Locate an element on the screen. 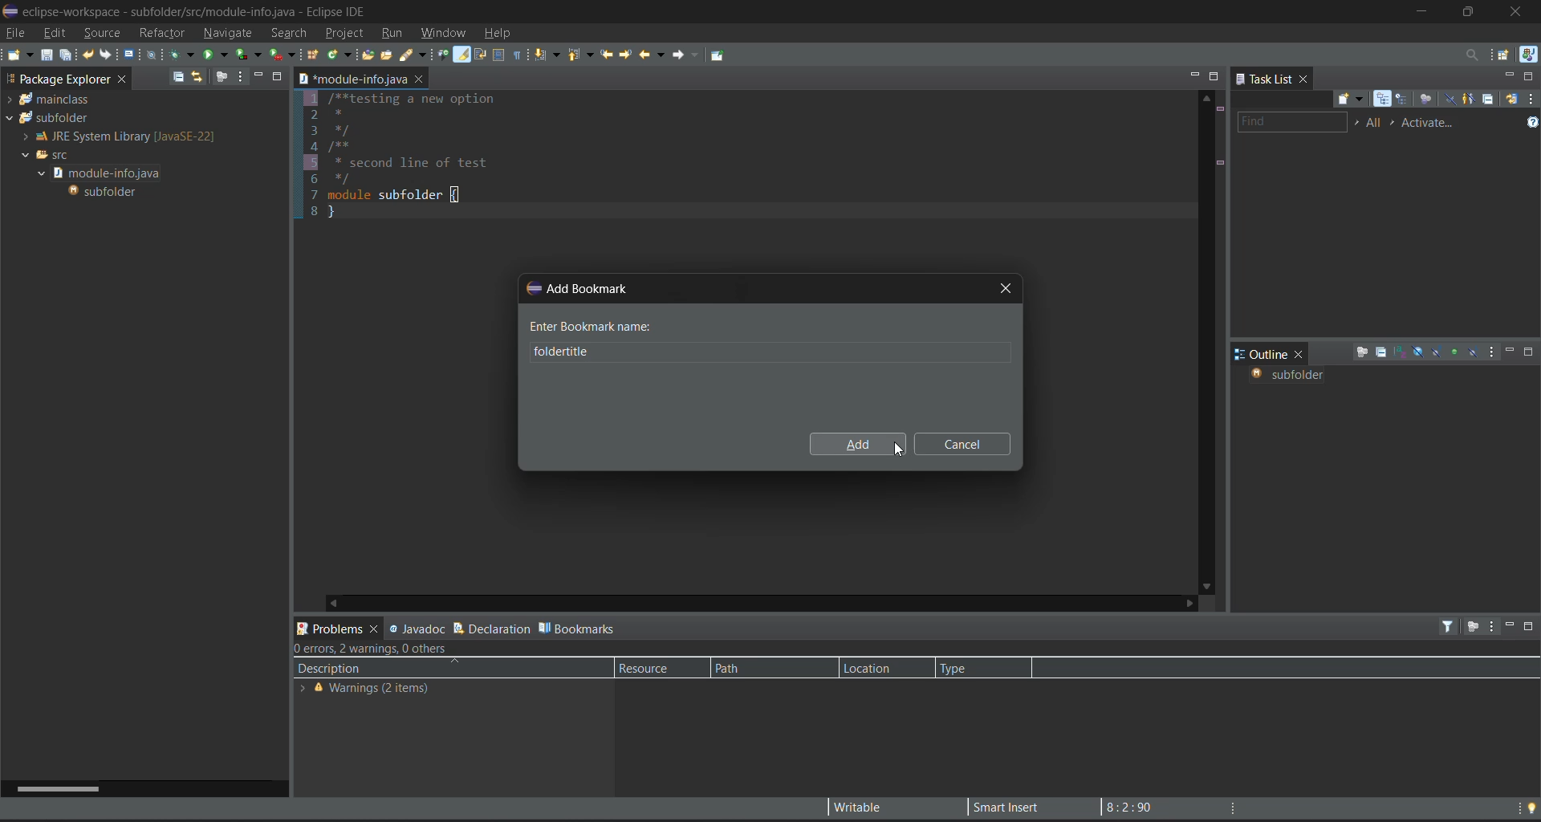  previous annotation is located at coordinates (584, 55).